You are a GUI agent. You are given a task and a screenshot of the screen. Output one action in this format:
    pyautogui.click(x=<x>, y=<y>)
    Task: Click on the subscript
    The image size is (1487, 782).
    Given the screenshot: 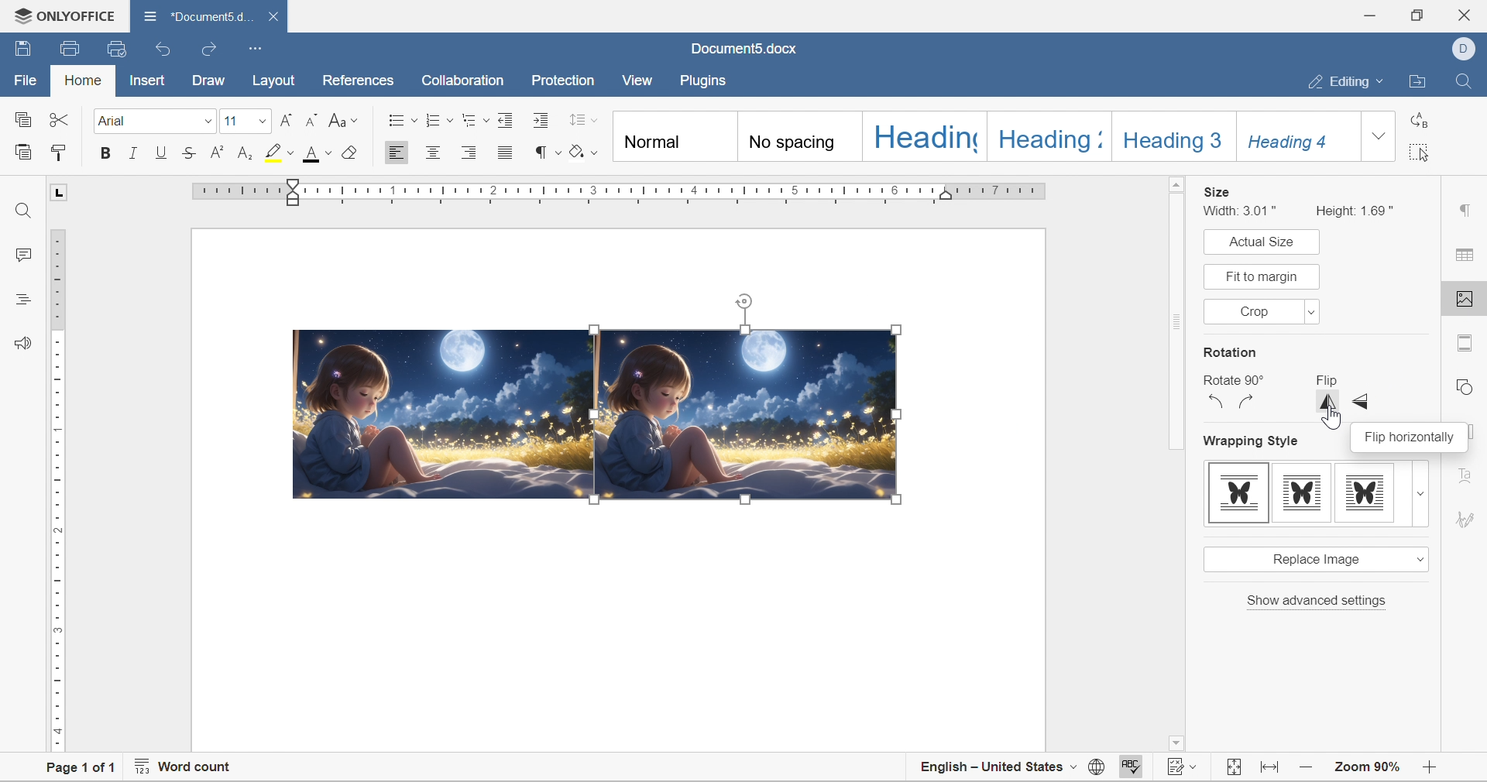 What is the action you would take?
    pyautogui.click(x=246, y=153)
    